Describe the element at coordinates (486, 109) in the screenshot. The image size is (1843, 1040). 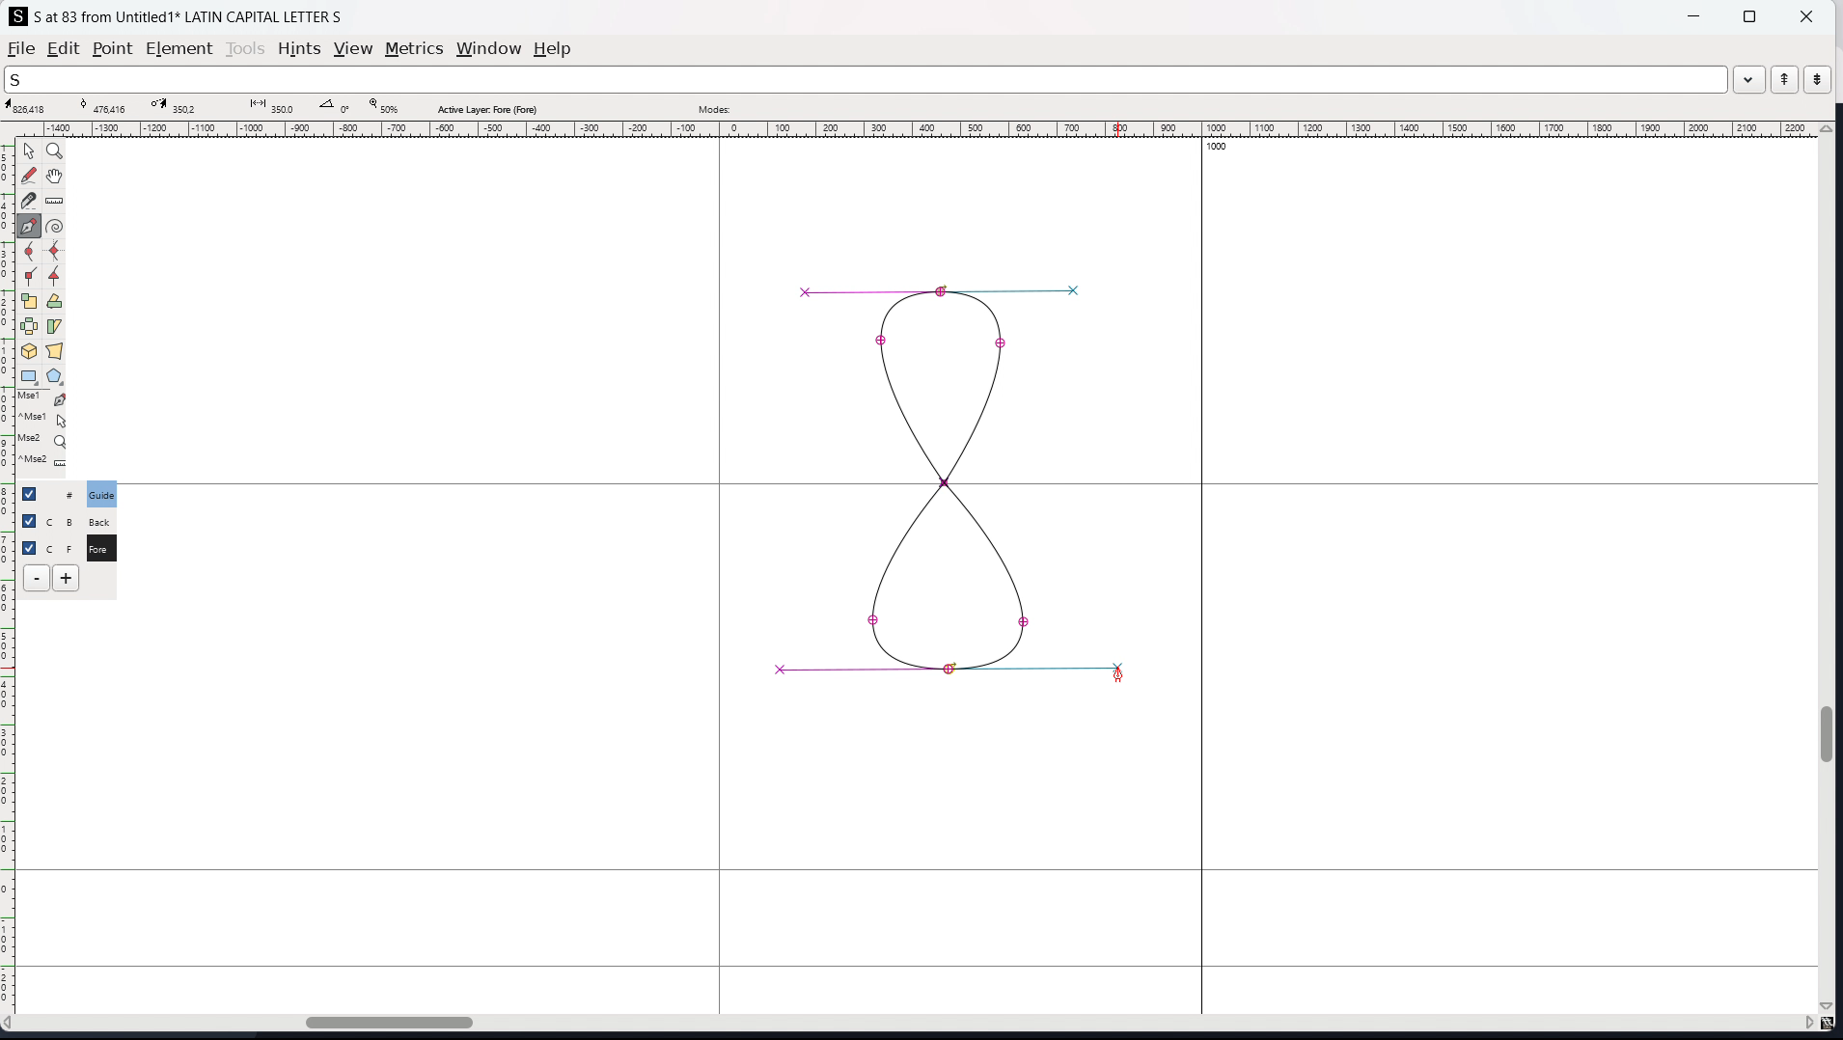
I see `active layer` at that location.